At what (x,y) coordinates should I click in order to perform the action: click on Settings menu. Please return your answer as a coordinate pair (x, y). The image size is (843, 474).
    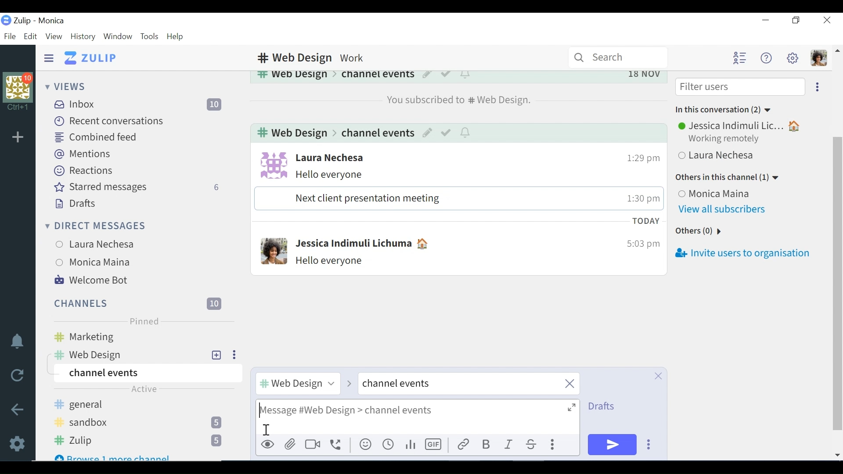
    Looking at the image, I should click on (793, 57).